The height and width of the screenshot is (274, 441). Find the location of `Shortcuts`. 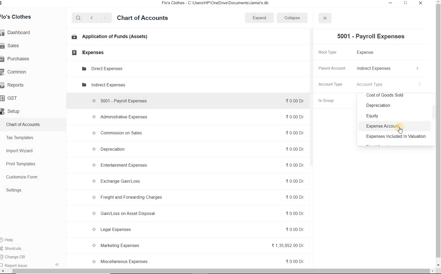

Shortcuts is located at coordinates (18, 248).